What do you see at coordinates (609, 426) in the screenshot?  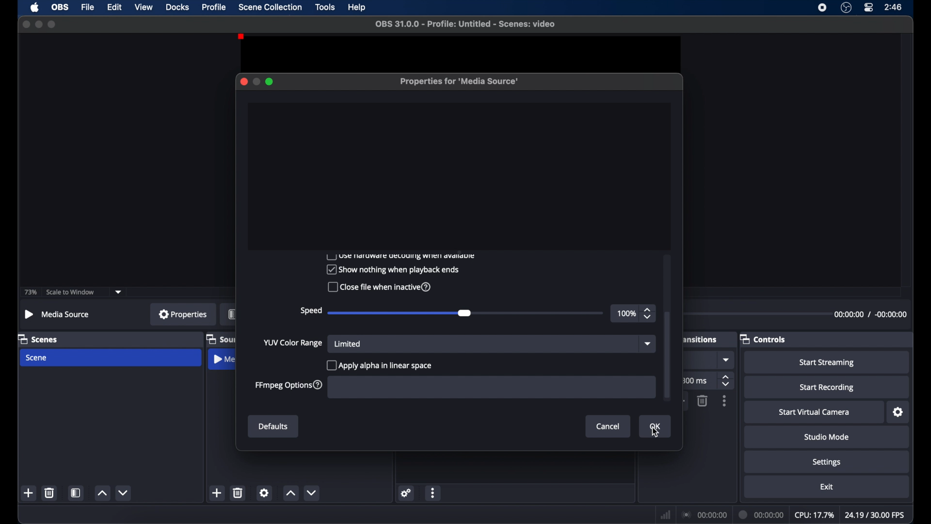 I see `cancel` at bounding box center [609, 426].